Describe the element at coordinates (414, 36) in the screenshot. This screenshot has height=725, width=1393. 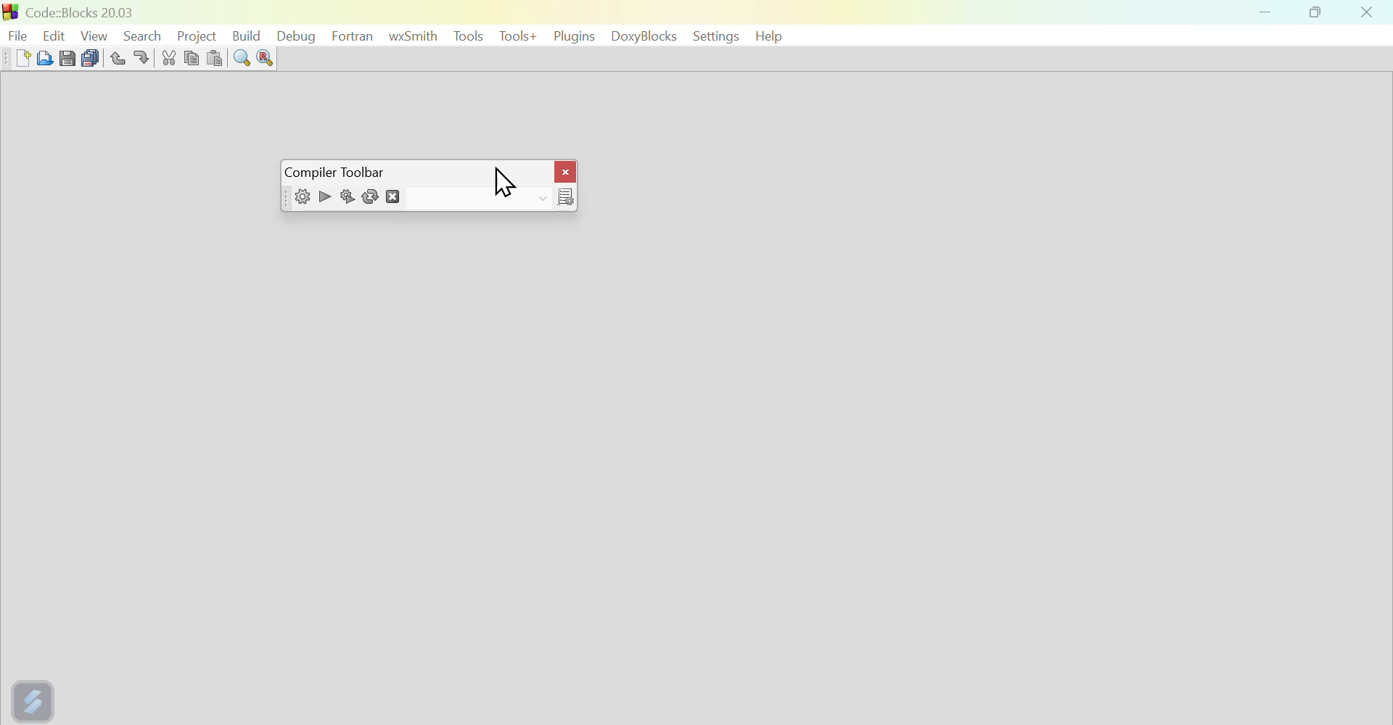
I see `WX Smith` at that location.